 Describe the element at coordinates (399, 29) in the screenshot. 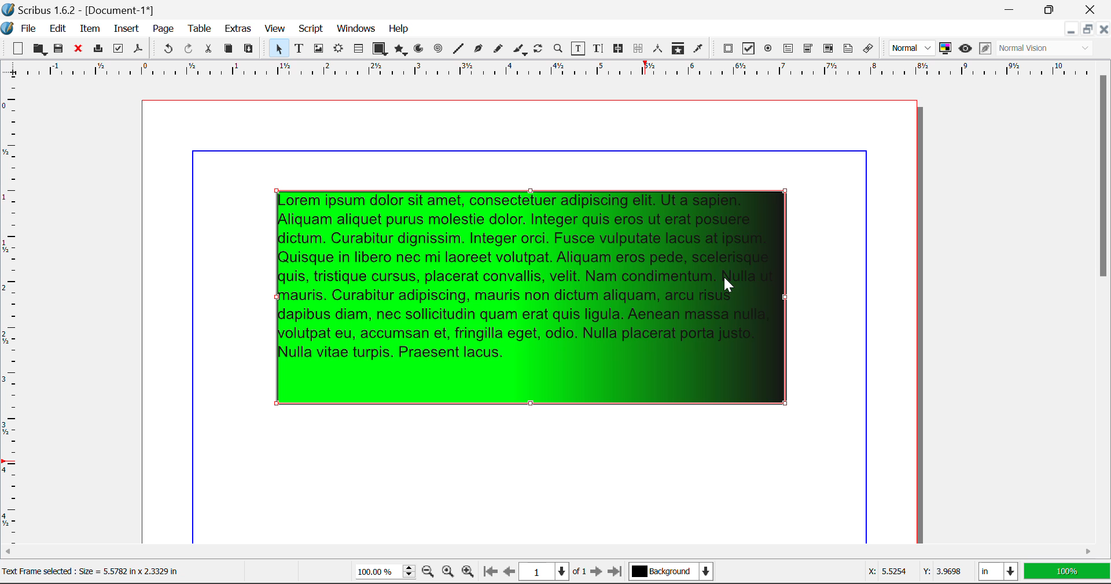

I see `Help` at that location.